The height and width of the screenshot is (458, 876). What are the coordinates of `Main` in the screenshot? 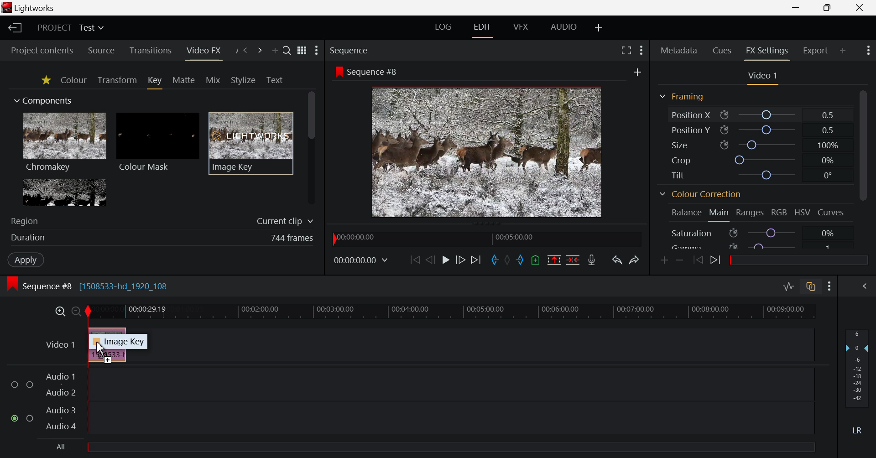 It's located at (719, 213).